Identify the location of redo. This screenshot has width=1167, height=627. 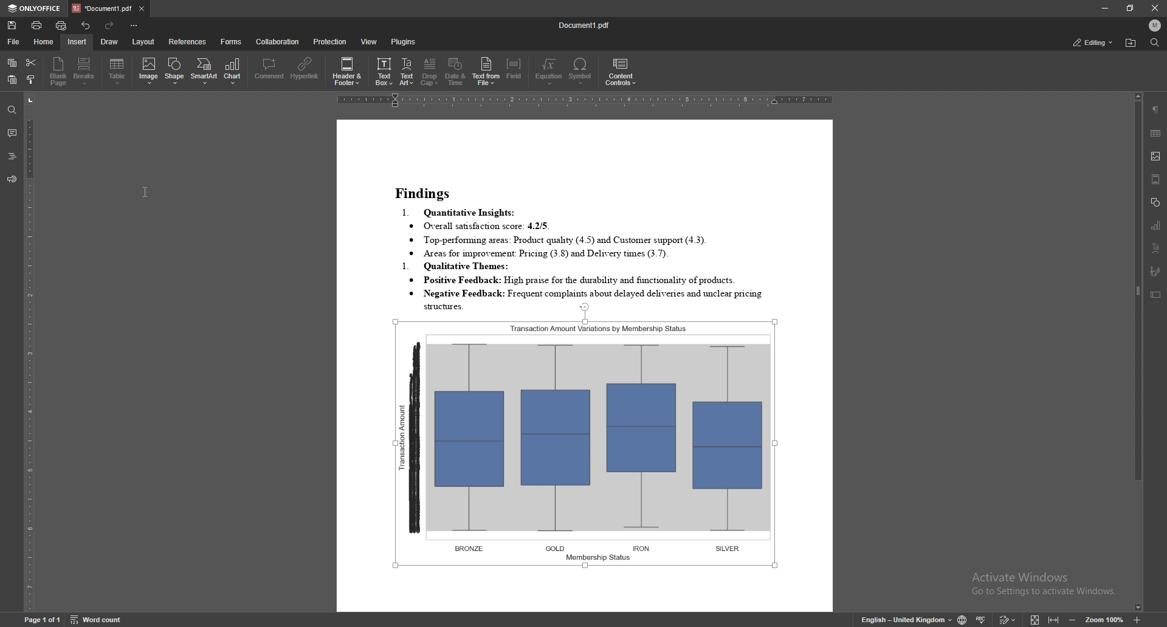
(111, 25).